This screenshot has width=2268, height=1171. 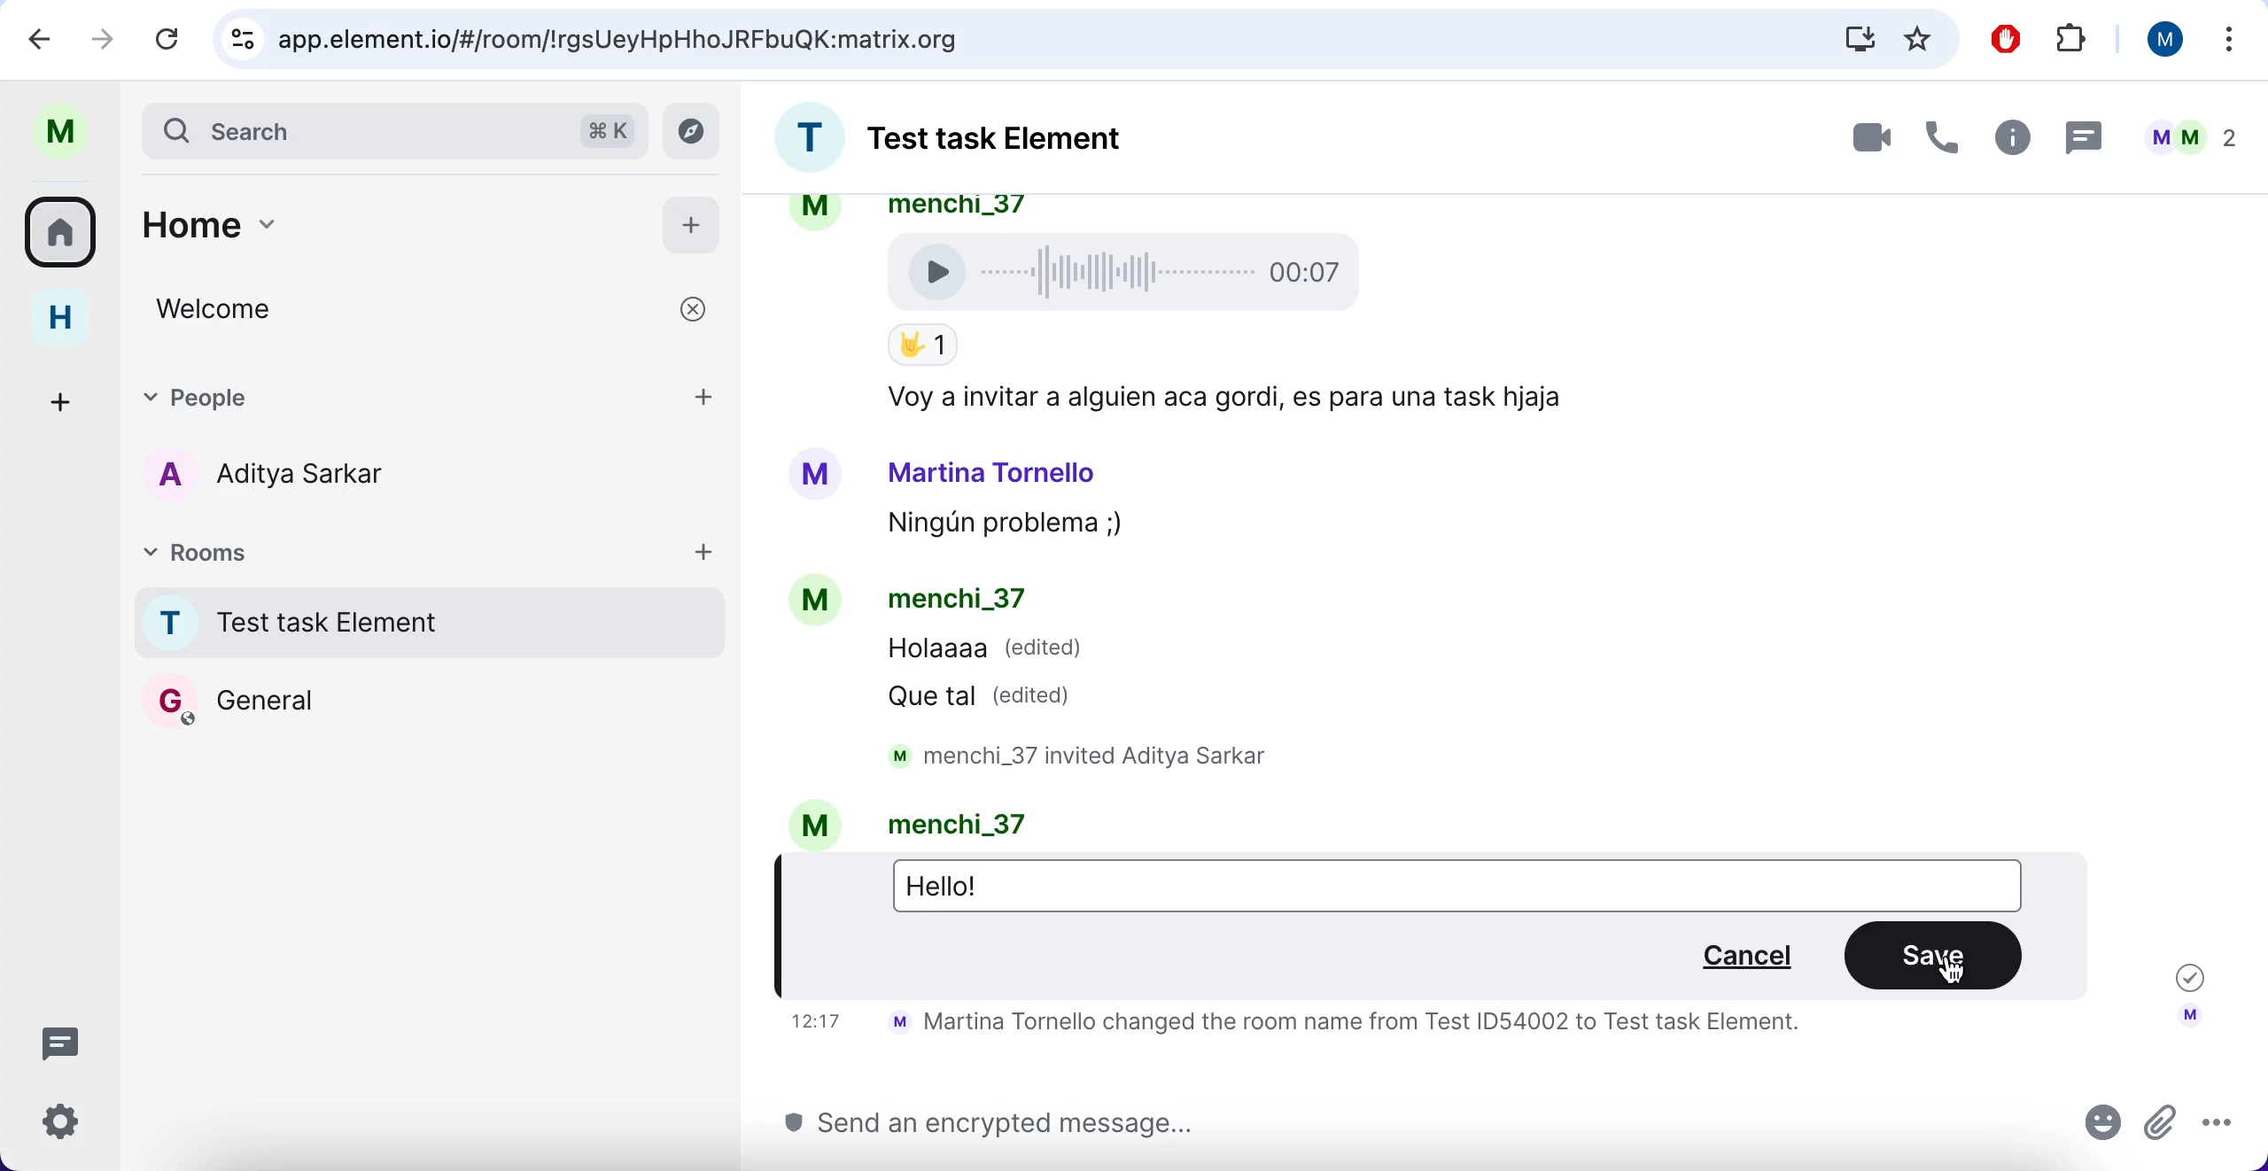 I want to click on save, so click(x=1935, y=954).